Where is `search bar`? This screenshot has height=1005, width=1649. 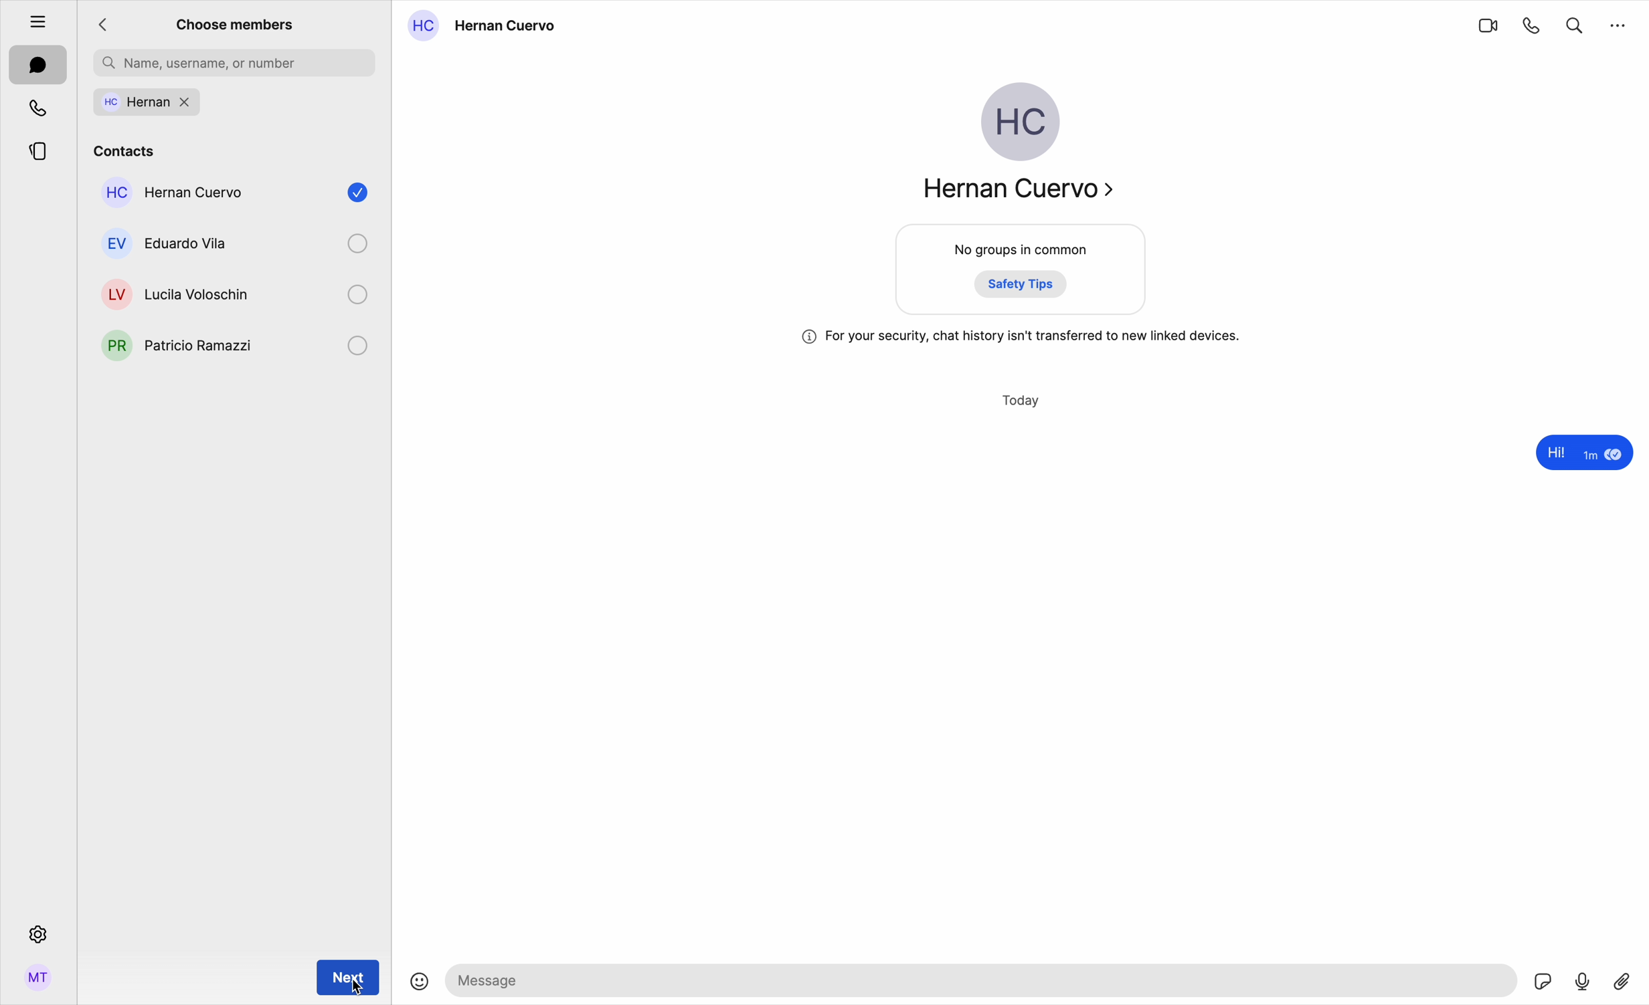
search bar is located at coordinates (234, 63).